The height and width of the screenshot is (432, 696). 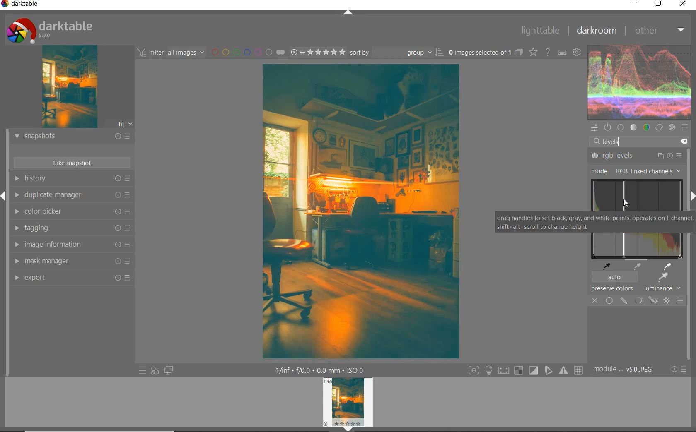 I want to click on history, so click(x=72, y=178).